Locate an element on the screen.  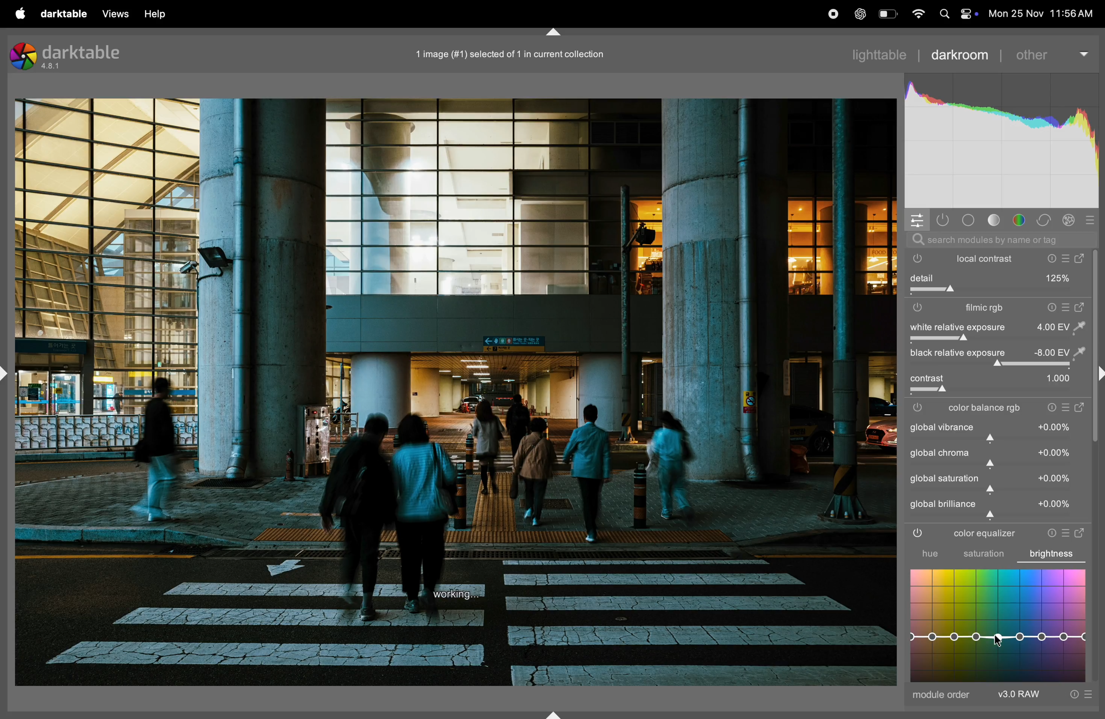
presets is located at coordinates (1067, 531).